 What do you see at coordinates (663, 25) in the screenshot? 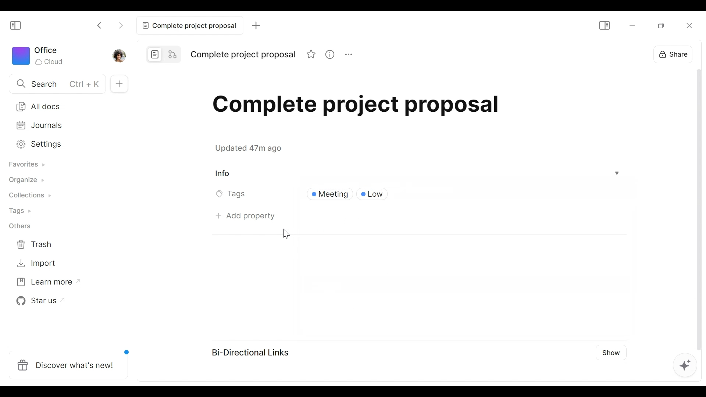
I see `Restore` at bounding box center [663, 25].